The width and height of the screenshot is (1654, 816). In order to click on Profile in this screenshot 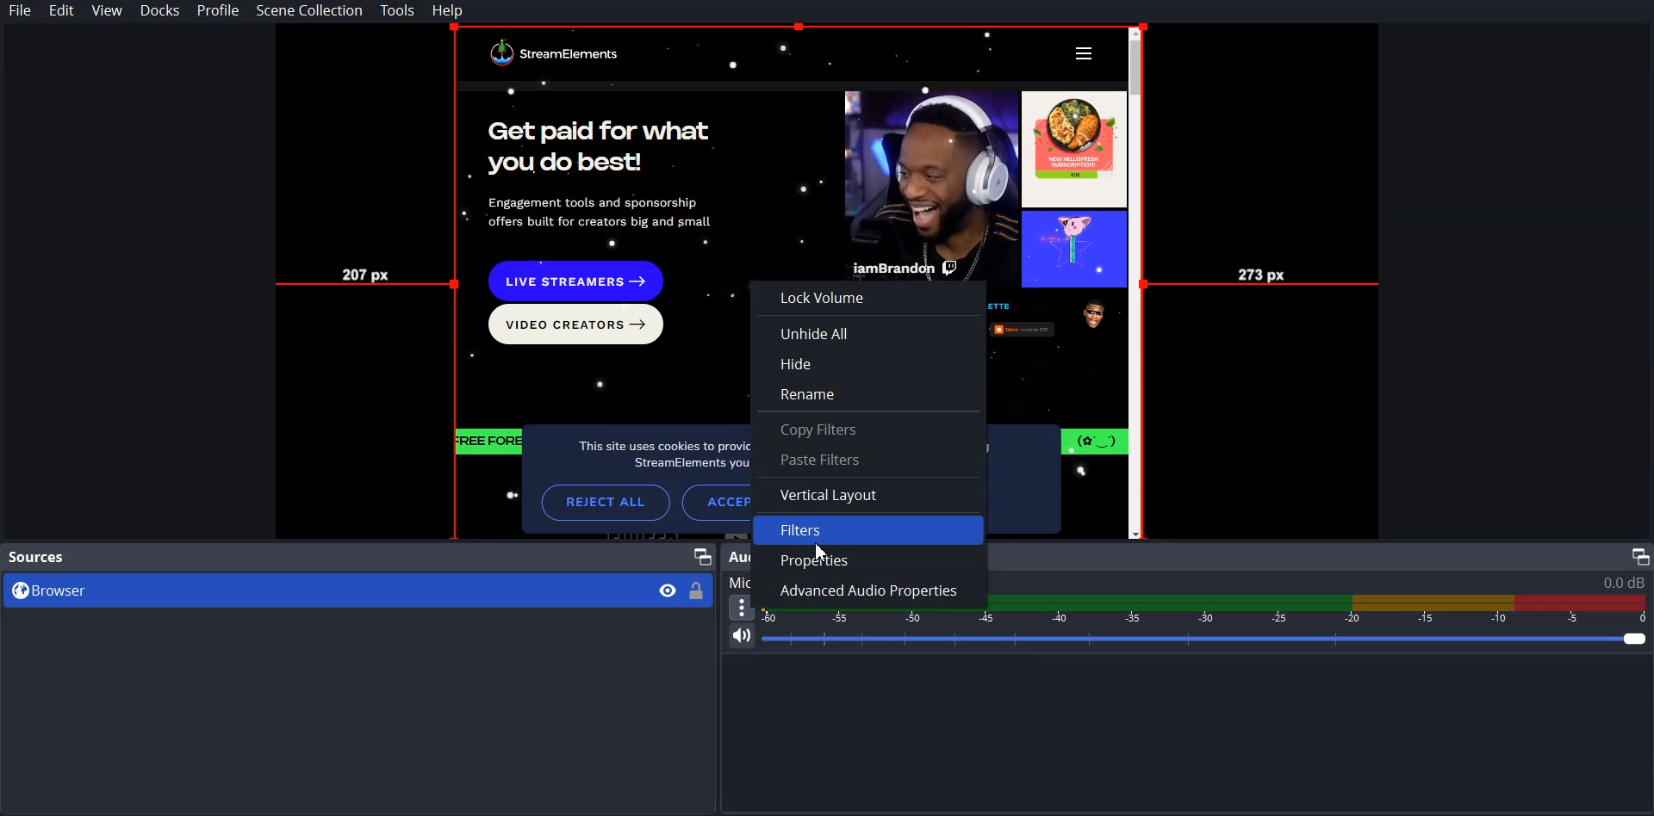, I will do `click(218, 12)`.